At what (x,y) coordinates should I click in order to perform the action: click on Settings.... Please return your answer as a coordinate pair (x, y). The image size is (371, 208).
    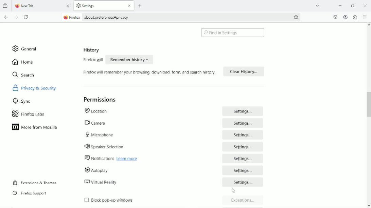
    Looking at the image, I should click on (243, 148).